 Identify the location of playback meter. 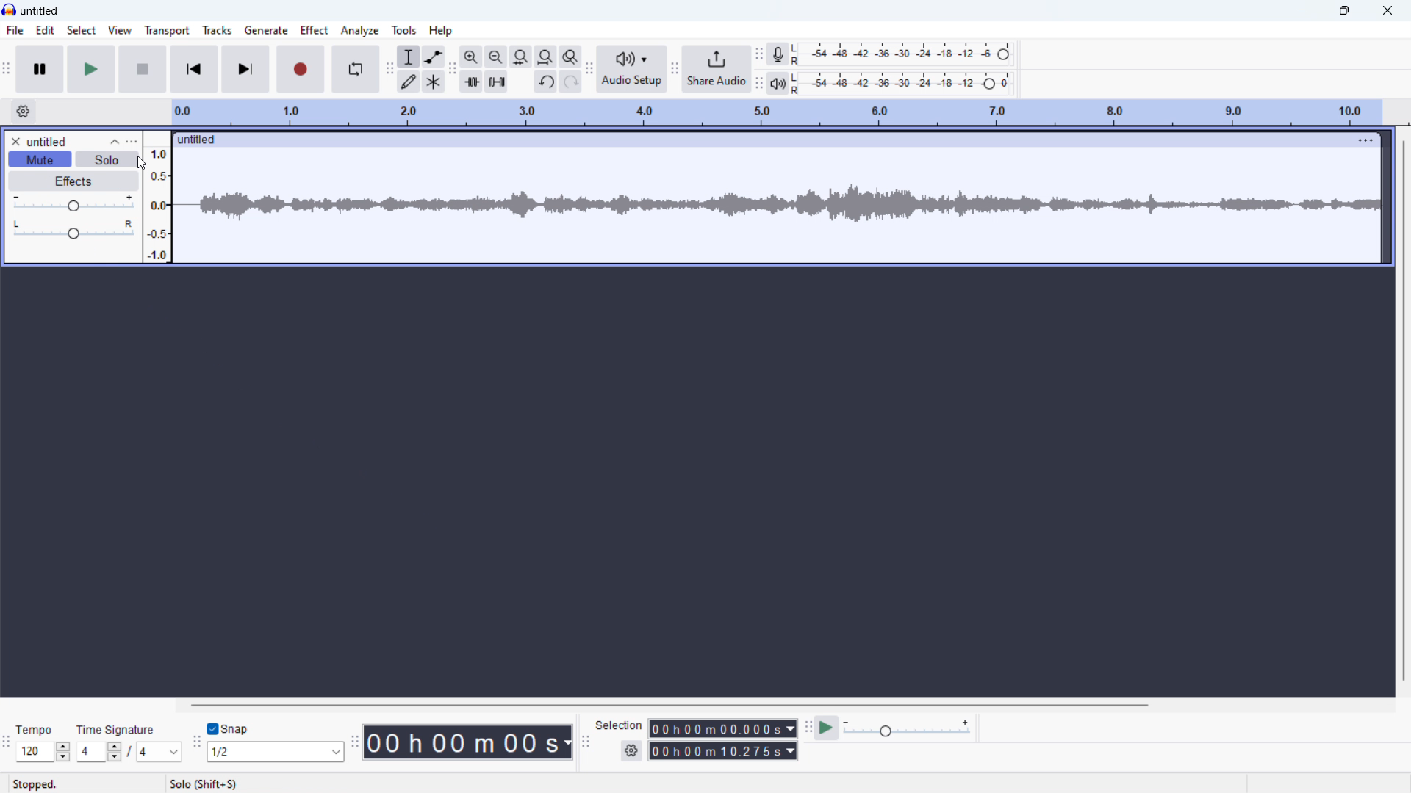
(778, 84).